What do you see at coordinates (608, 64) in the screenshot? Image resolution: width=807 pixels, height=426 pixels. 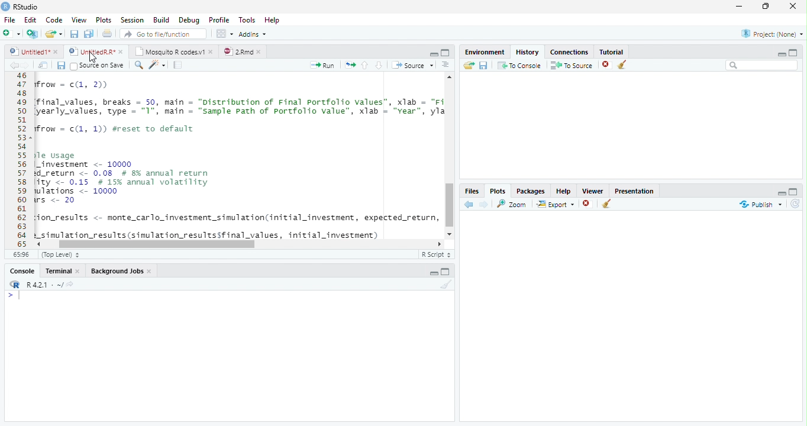 I see `Remove Selected` at bounding box center [608, 64].